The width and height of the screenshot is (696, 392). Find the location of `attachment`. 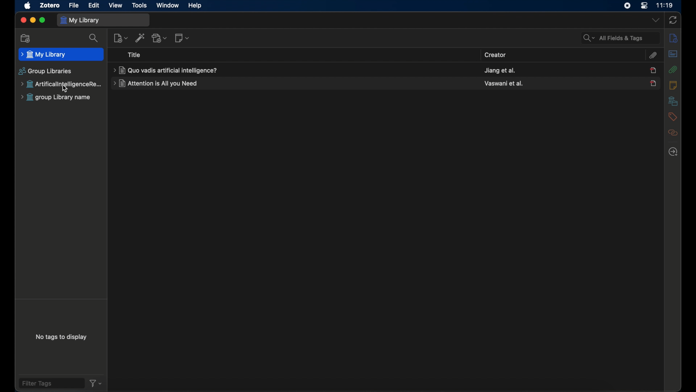

attachment is located at coordinates (654, 55).